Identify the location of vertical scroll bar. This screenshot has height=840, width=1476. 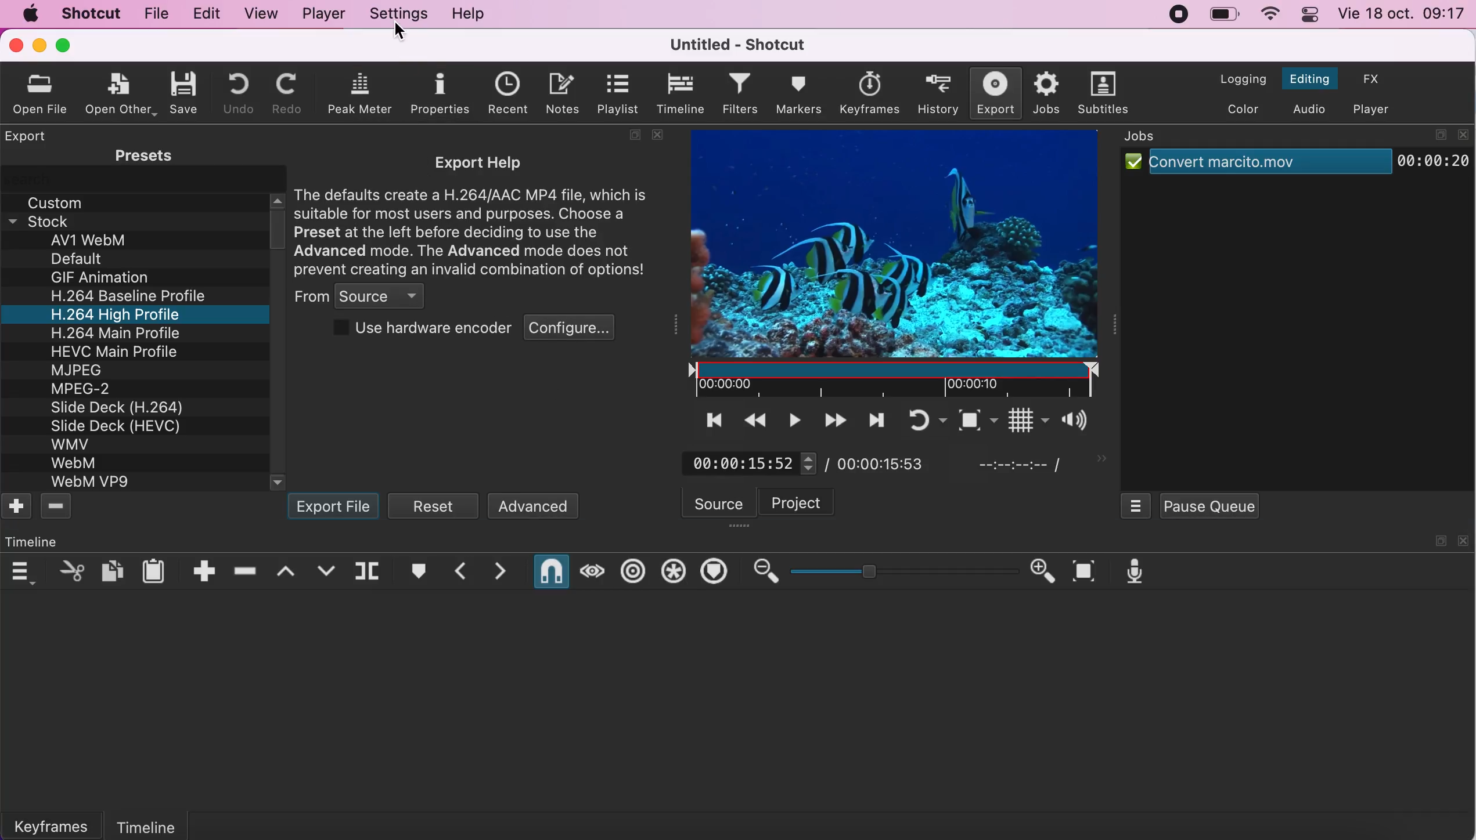
(279, 227).